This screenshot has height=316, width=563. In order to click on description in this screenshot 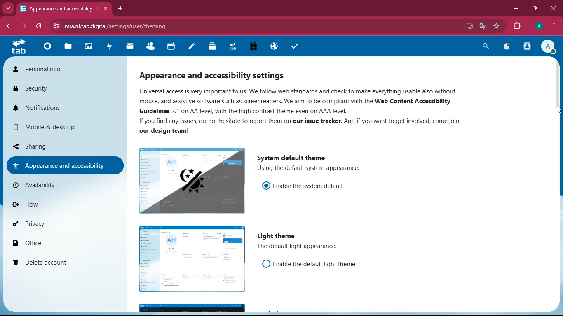, I will do `click(300, 247)`.